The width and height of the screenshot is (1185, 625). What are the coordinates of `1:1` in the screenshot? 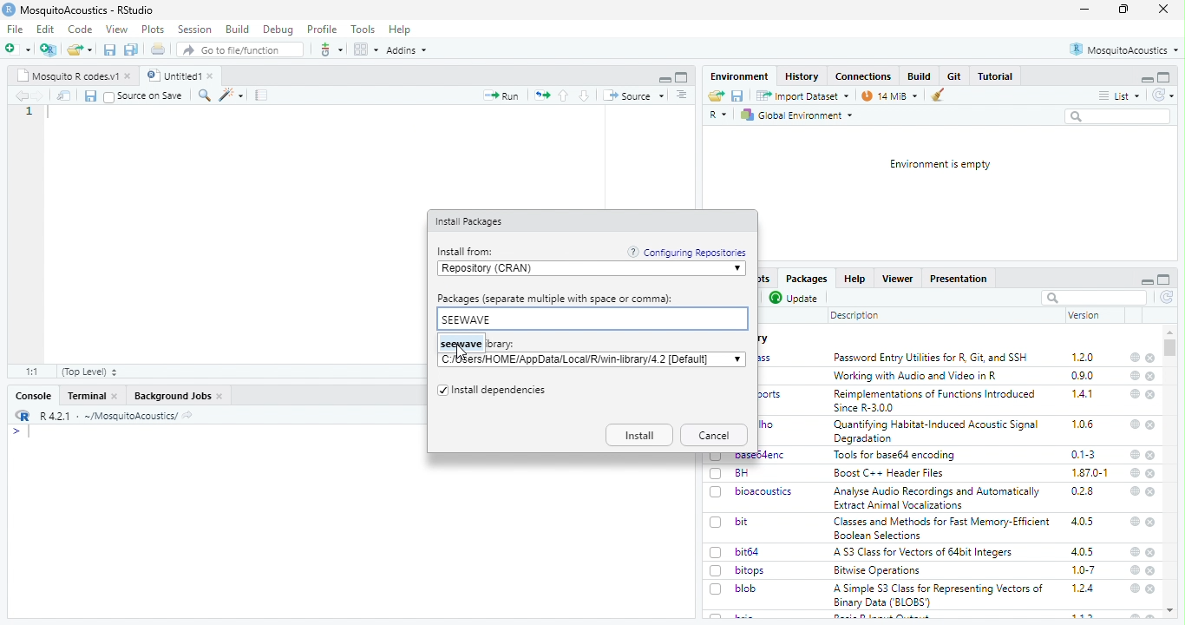 It's located at (34, 372).